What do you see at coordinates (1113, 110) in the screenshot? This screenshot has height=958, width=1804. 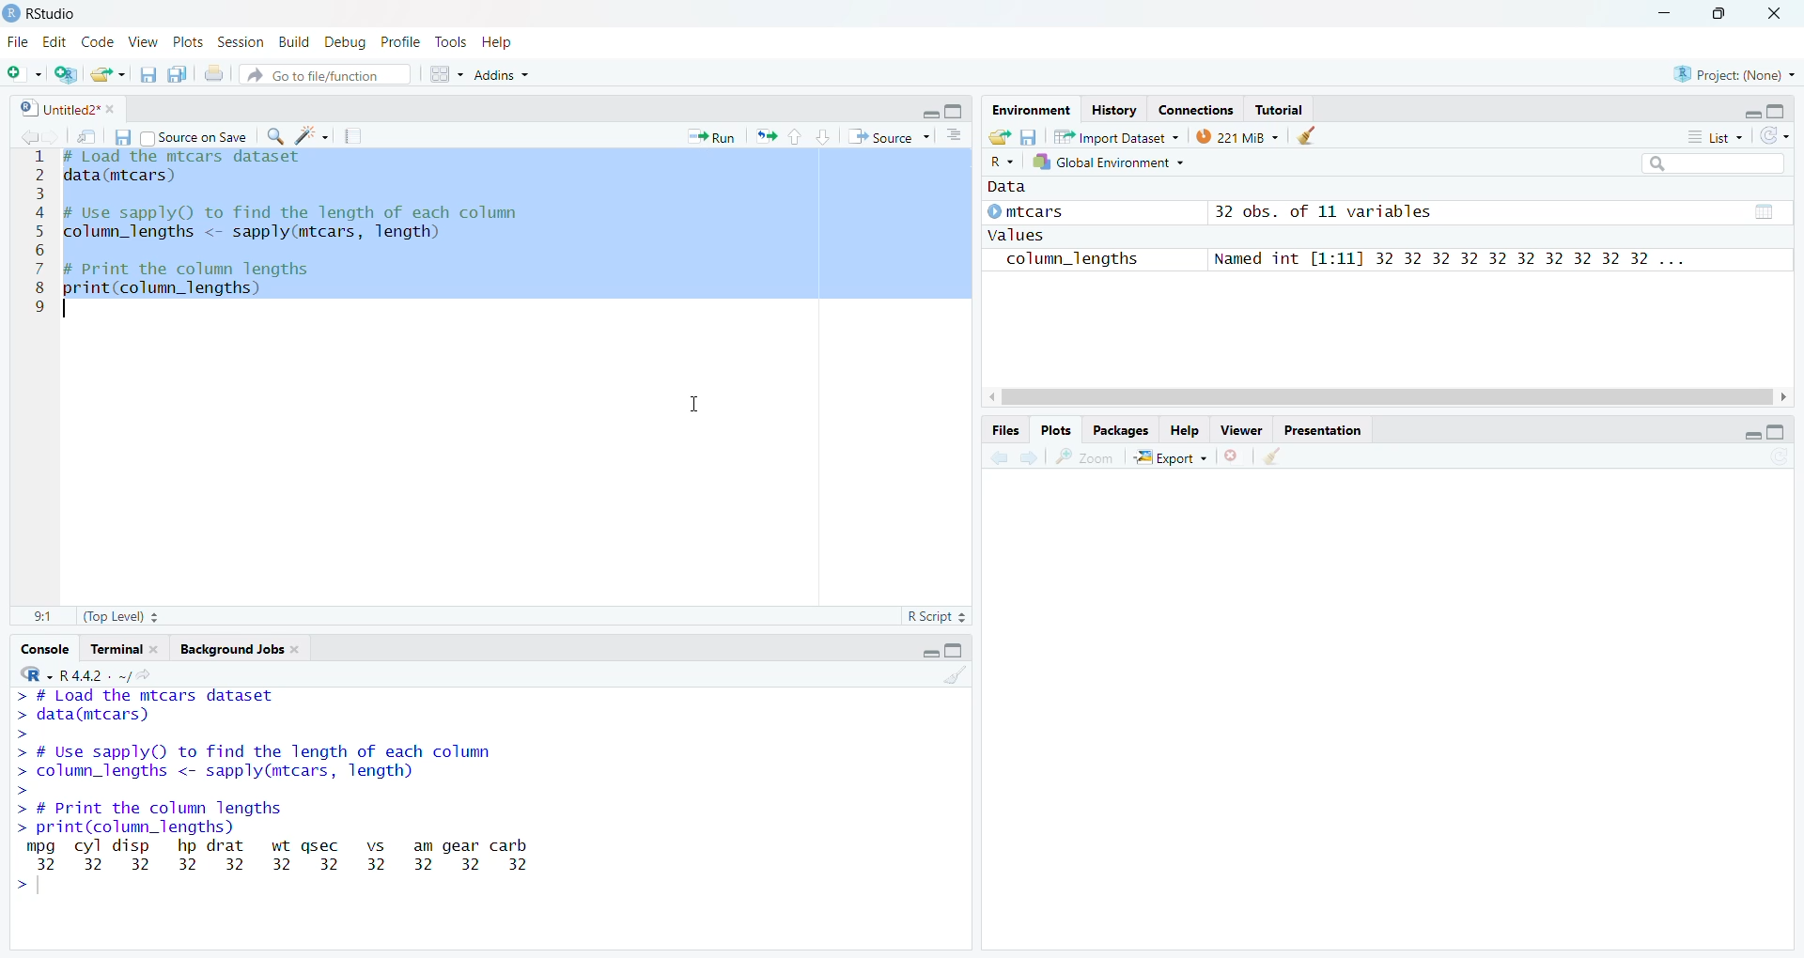 I see `History` at bounding box center [1113, 110].